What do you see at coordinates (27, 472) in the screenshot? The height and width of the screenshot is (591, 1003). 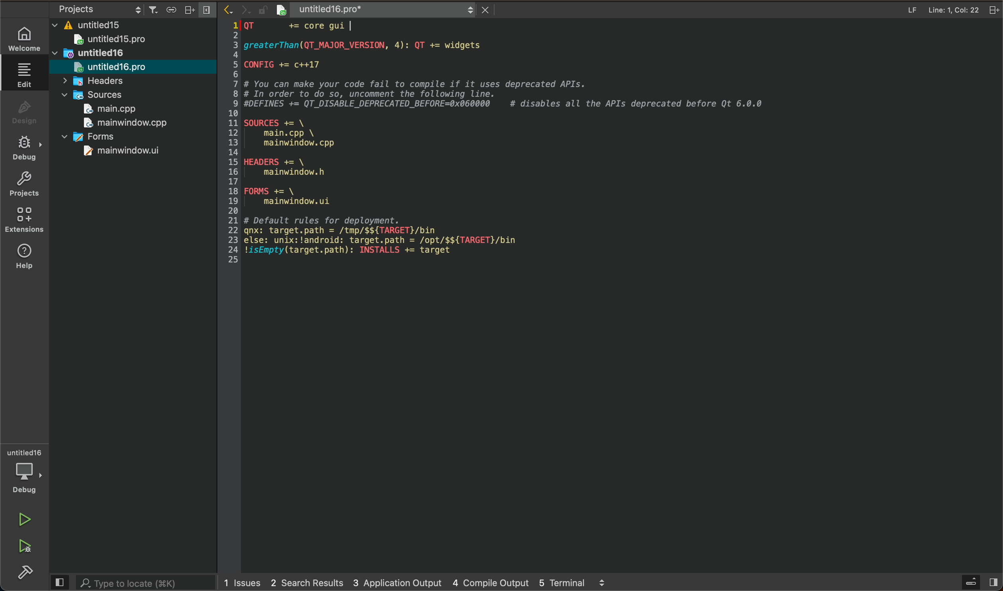 I see `debugger` at bounding box center [27, 472].